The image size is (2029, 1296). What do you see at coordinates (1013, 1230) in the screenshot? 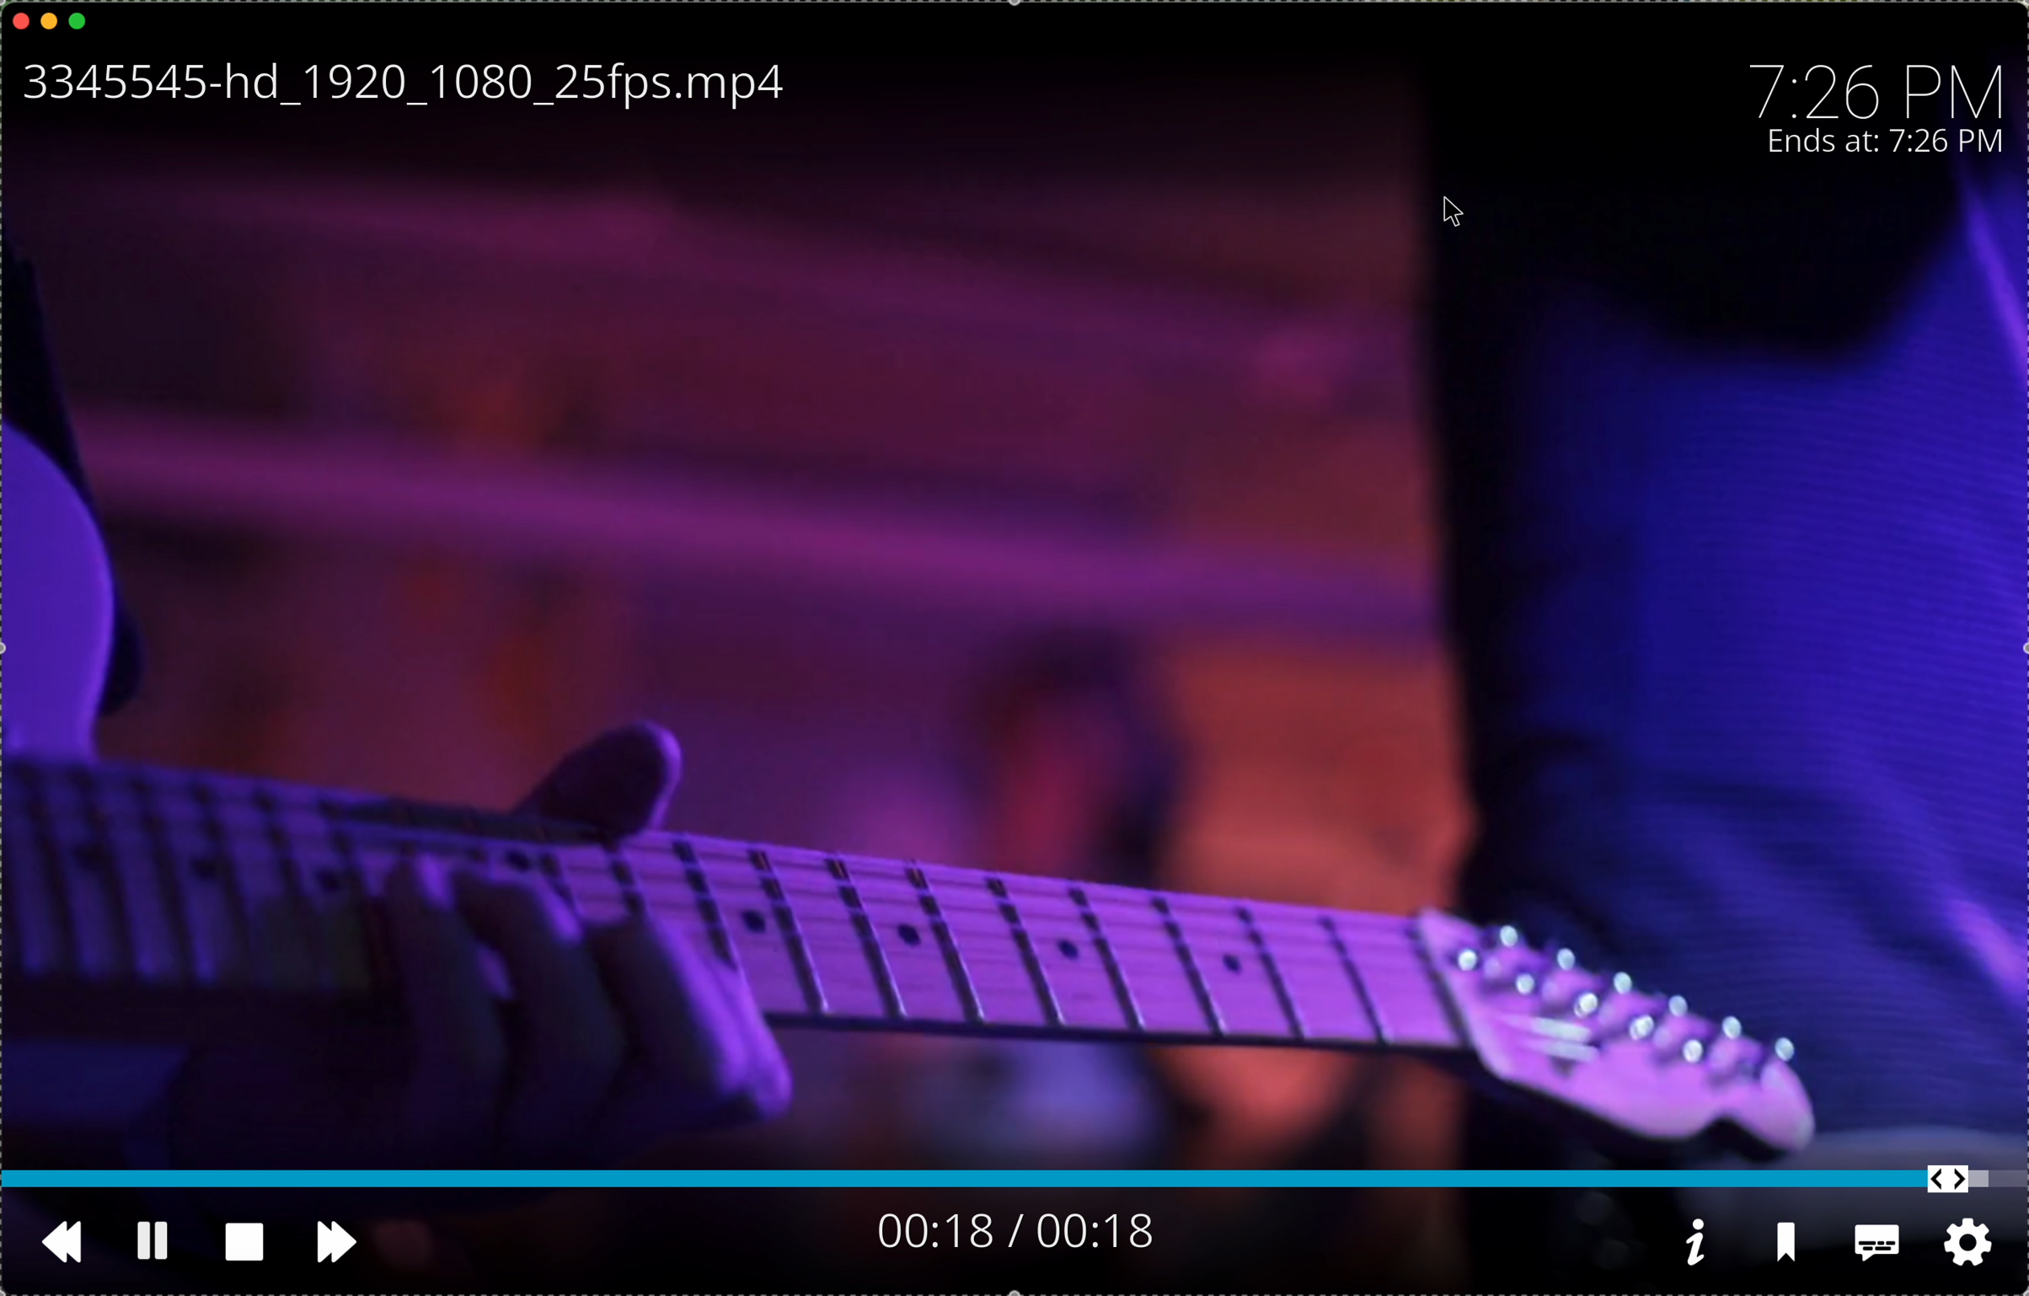
I see `seconds` at bounding box center [1013, 1230].